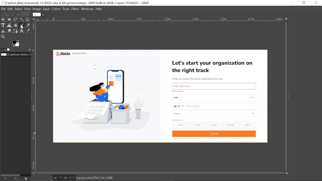  What do you see at coordinates (35, 98) in the screenshot?
I see `Scale` at bounding box center [35, 98].